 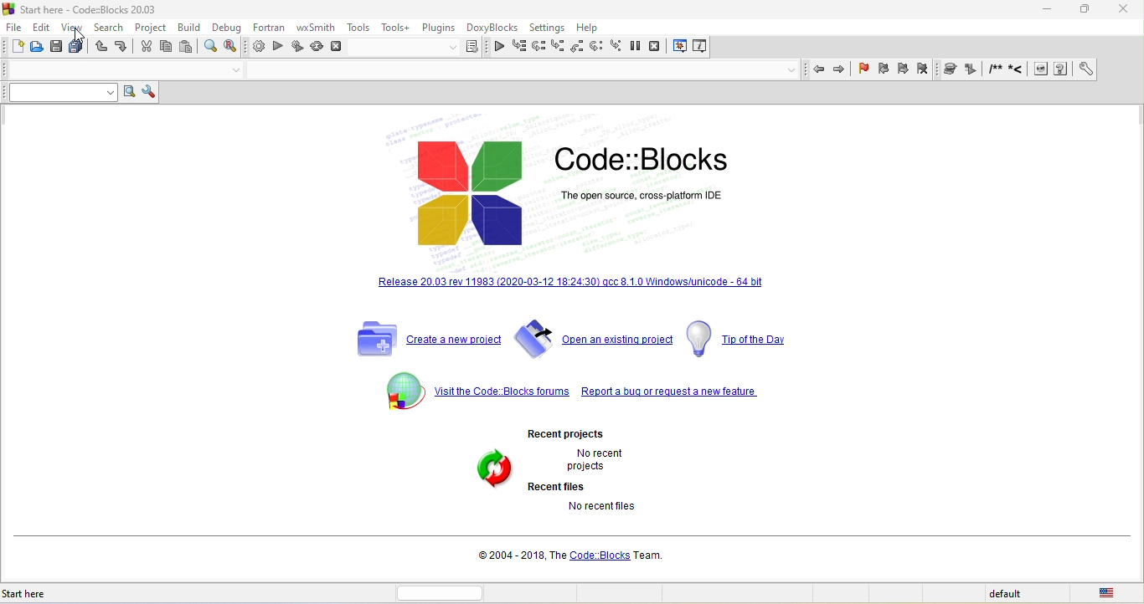 I want to click on start here-code blocks-2023, so click(x=98, y=9).